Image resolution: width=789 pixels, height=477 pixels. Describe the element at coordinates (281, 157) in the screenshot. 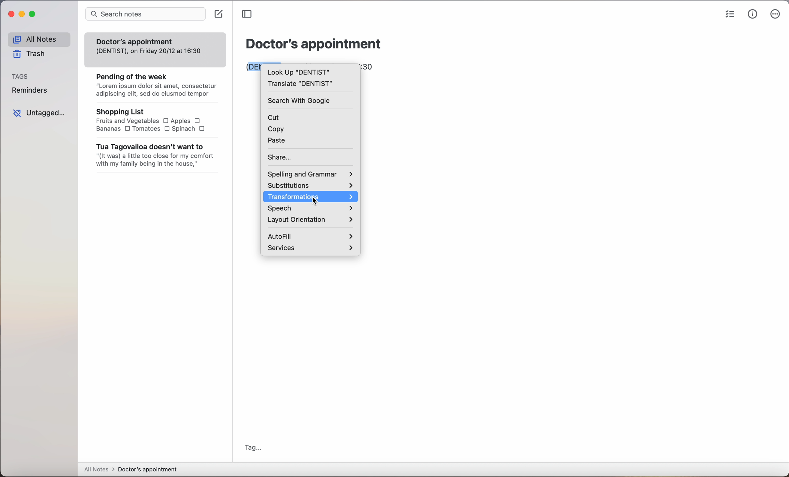

I see `share` at that location.